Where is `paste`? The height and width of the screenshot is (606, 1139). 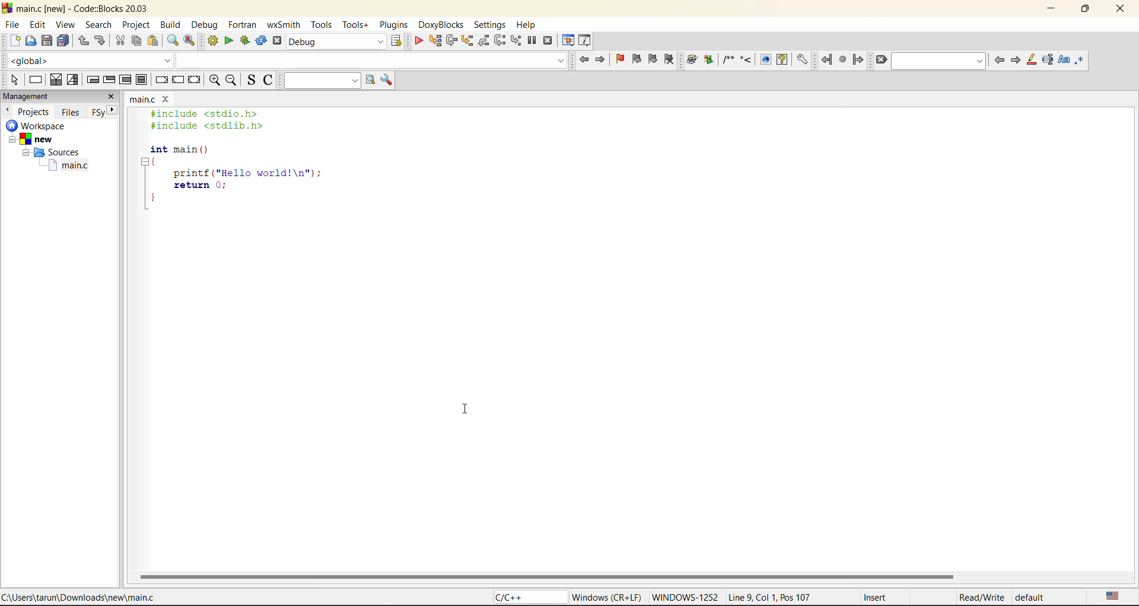 paste is located at coordinates (153, 40).